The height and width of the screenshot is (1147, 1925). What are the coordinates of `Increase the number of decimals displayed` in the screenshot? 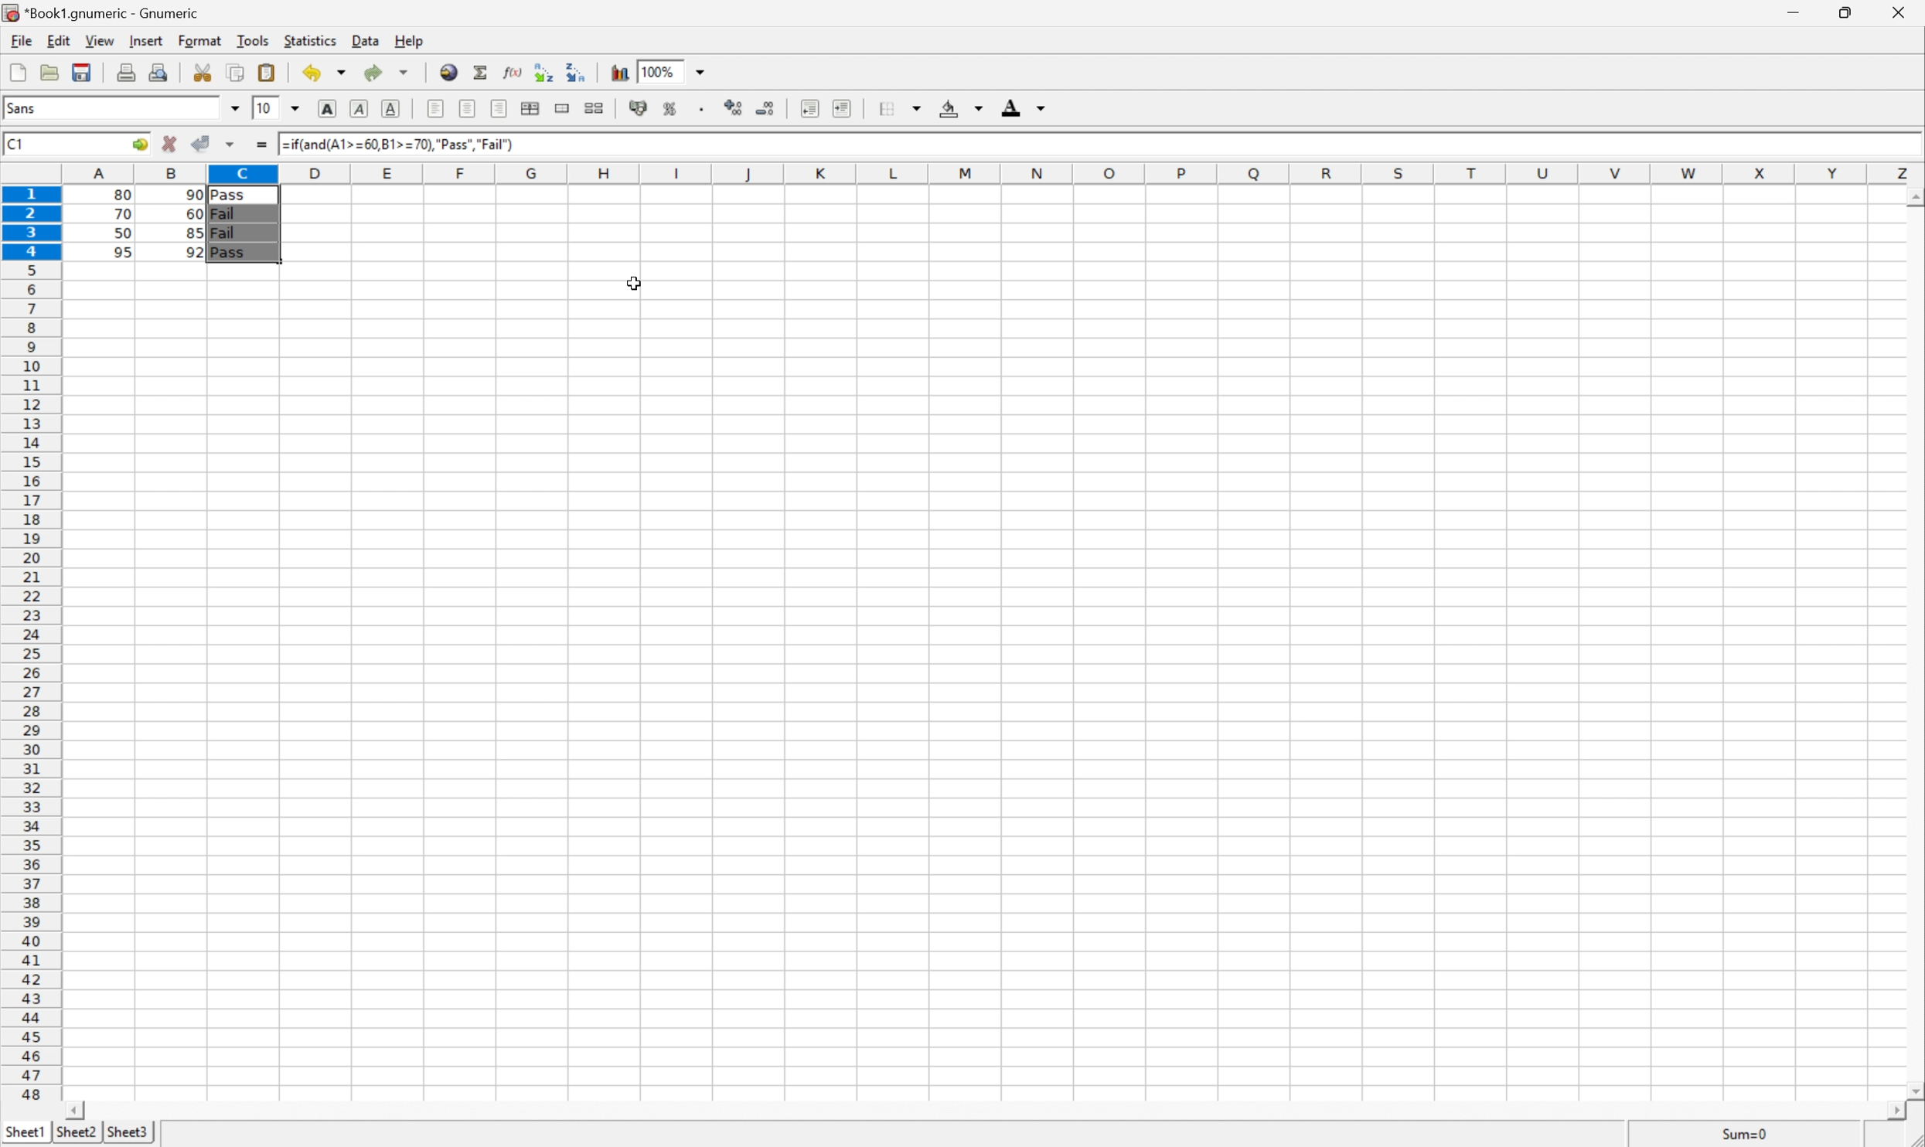 It's located at (735, 107).